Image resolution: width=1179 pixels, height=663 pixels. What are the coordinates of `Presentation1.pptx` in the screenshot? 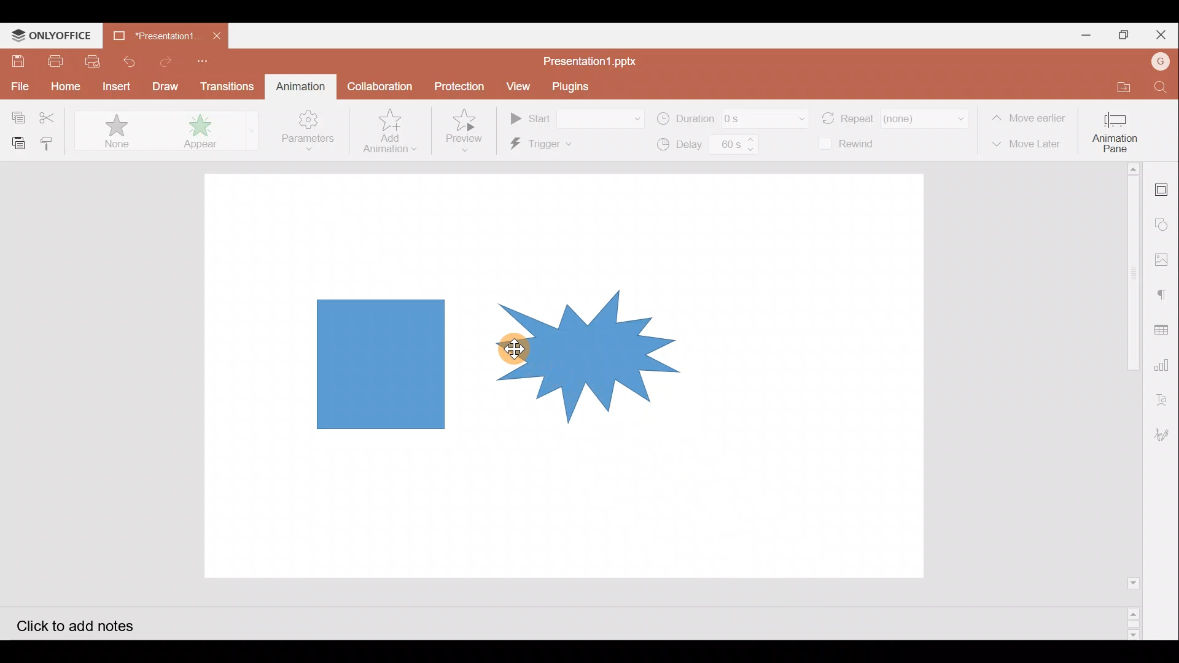 It's located at (589, 59).